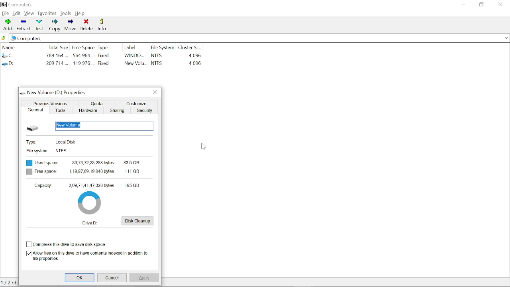  What do you see at coordinates (22, 56) in the screenshot?
I see `C :` at bounding box center [22, 56].